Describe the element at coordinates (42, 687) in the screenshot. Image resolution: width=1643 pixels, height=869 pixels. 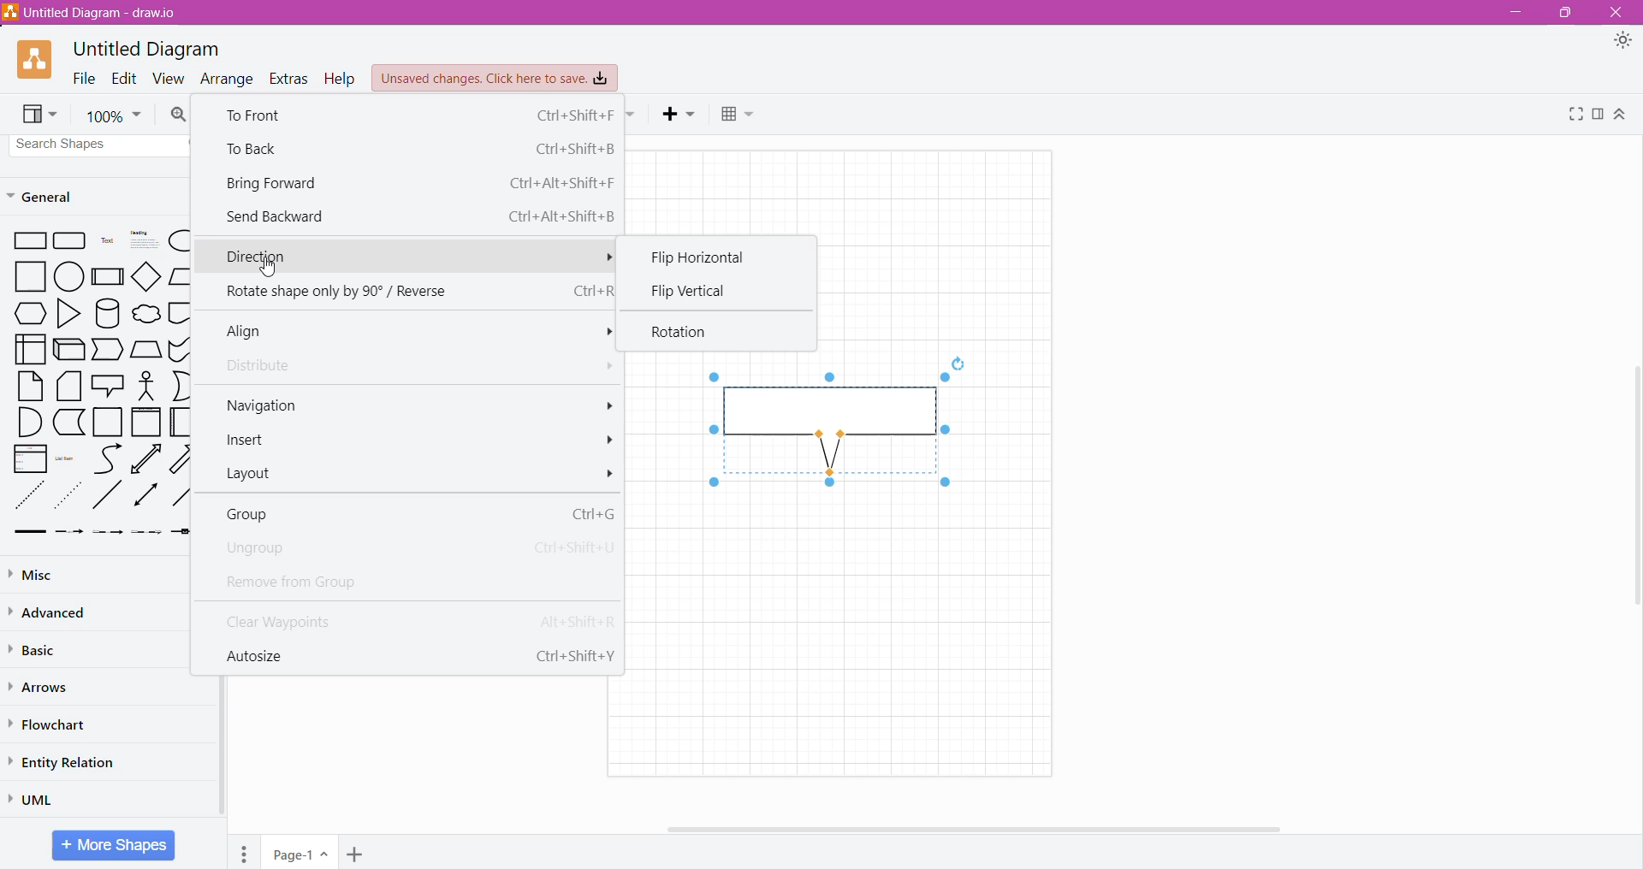
I see `Arrows` at that location.